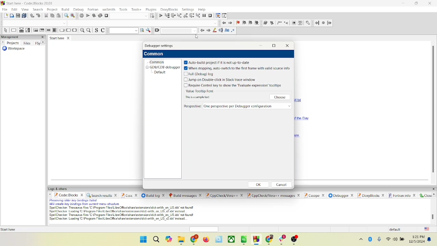  I want to click on selected task, so click(221, 31).